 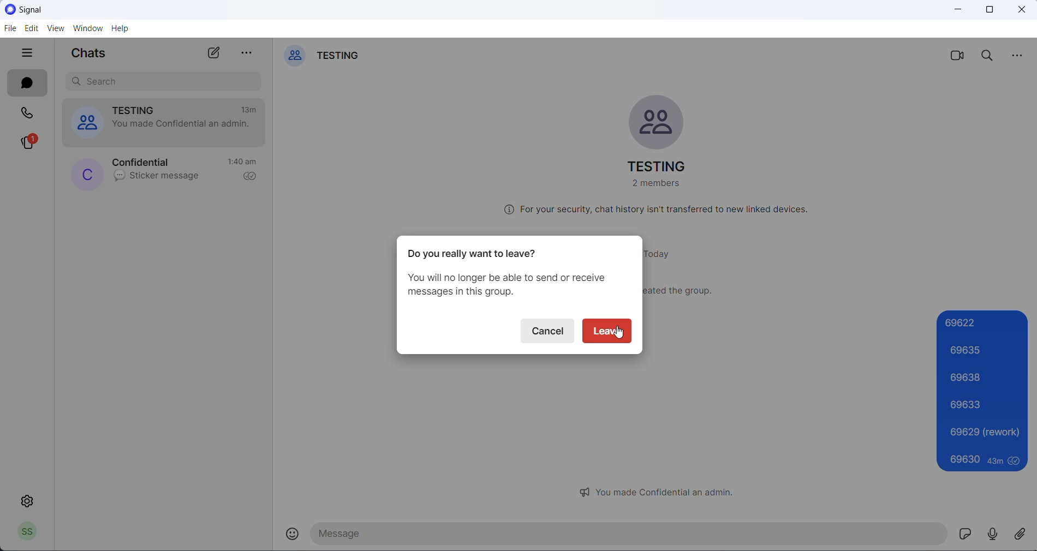 I want to click on chats, so click(x=28, y=82).